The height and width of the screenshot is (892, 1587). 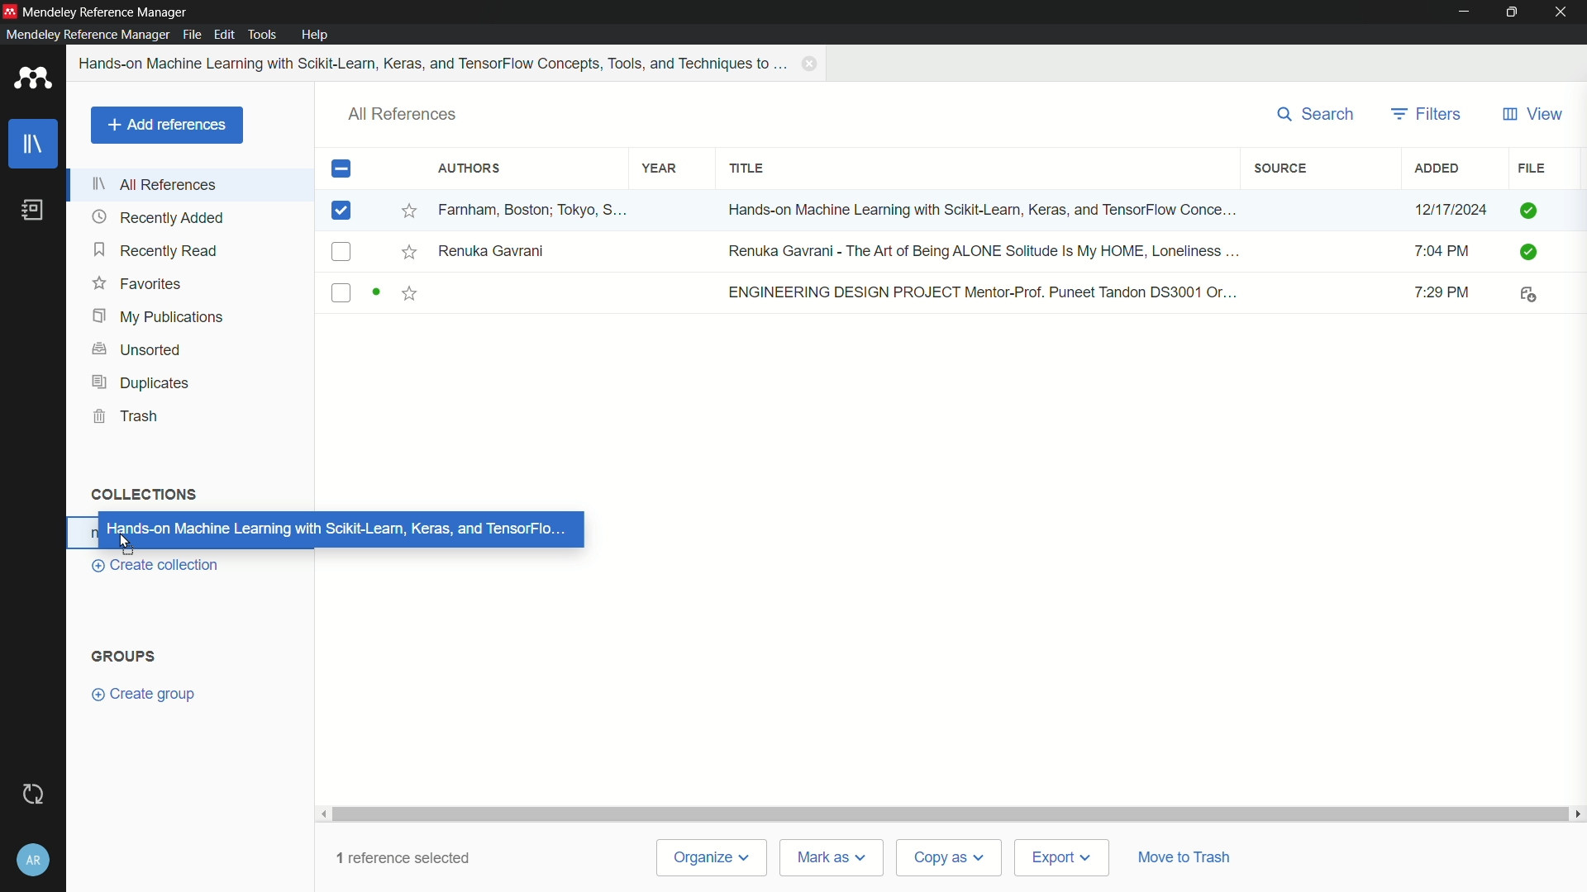 I want to click on filters, so click(x=1426, y=115).